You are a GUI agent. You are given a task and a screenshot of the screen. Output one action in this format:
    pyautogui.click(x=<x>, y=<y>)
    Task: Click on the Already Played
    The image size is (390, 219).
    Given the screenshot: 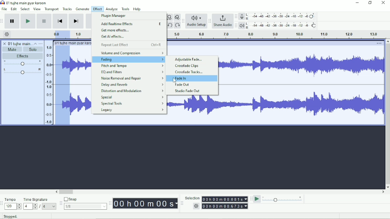 What is the action you would take?
    pyautogui.click(x=62, y=85)
    